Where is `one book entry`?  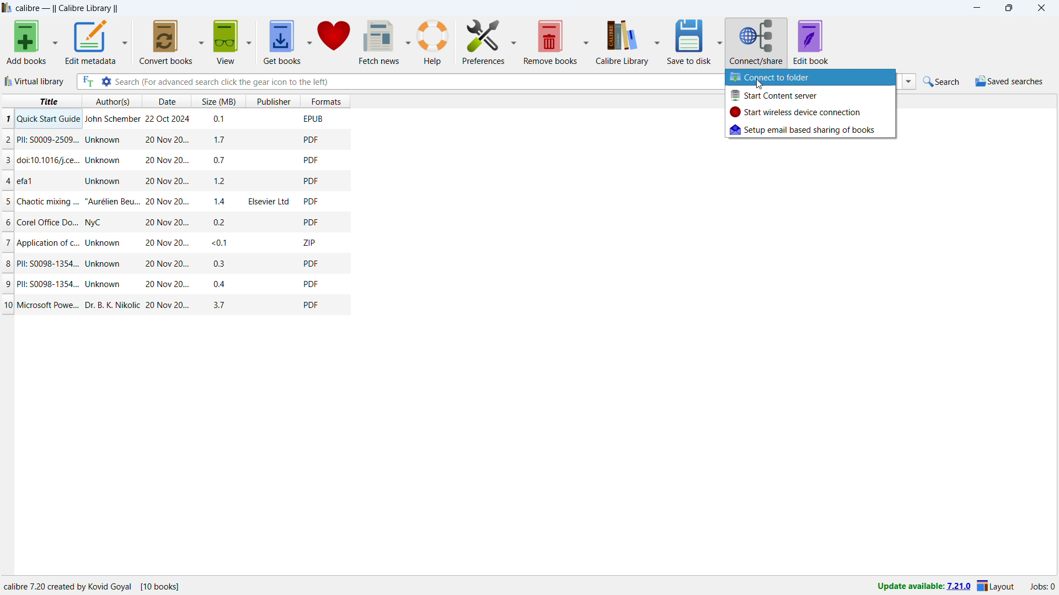
one book entry is located at coordinates (173, 265).